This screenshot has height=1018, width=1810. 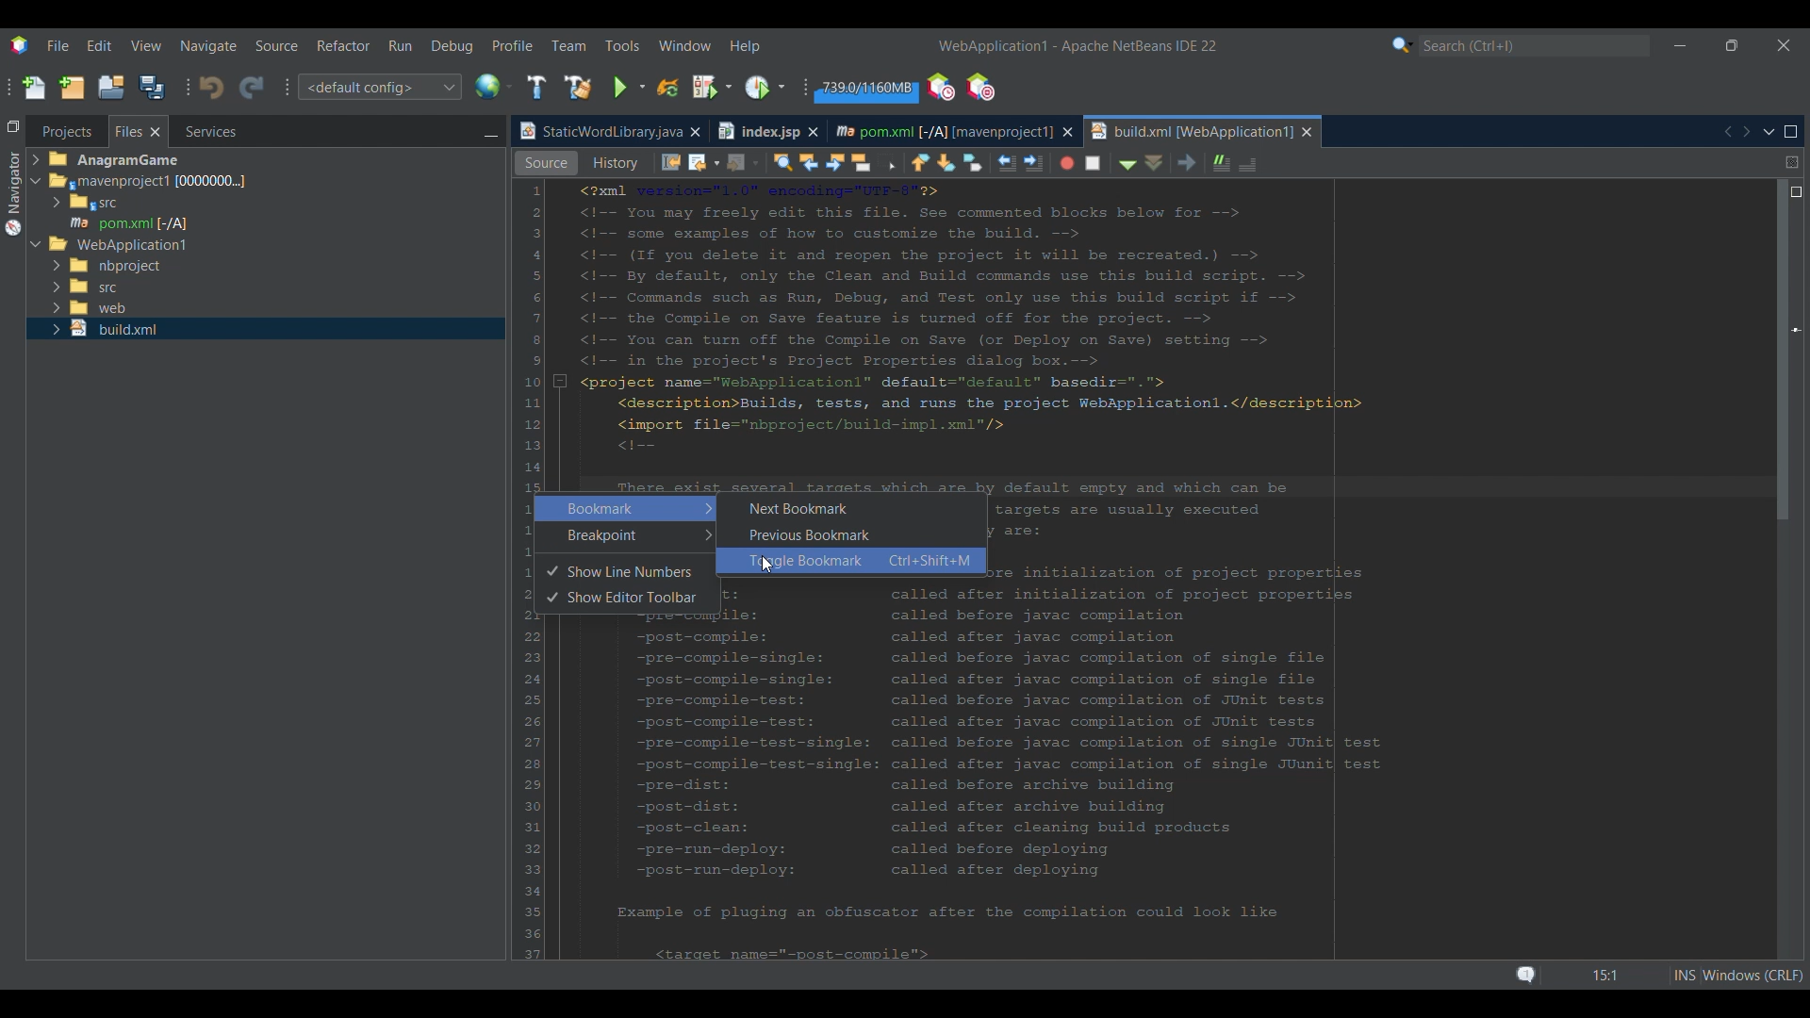 What do you see at coordinates (342, 45) in the screenshot?
I see `Refactor menu` at bounding box center [342, 45].